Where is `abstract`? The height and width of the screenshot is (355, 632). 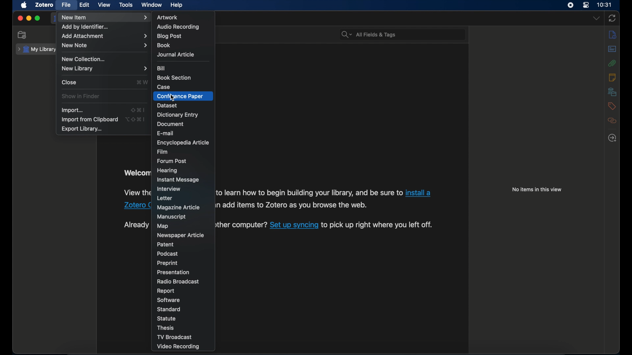 abstract is located at coordinates (612, 49).